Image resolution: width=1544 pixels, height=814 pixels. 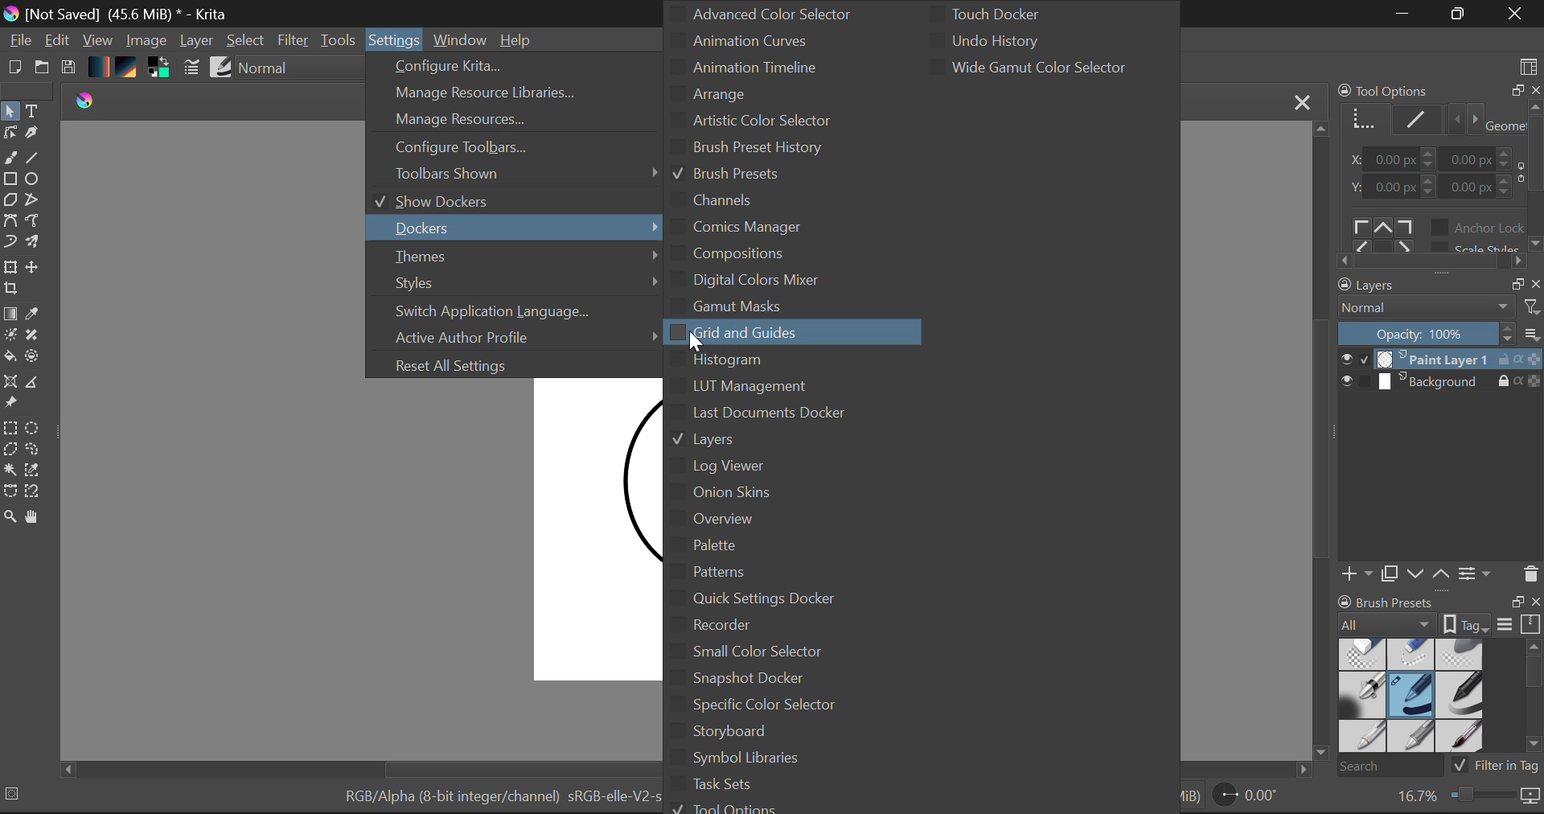 I want to click on Window Title, so click(x=120, y=14).